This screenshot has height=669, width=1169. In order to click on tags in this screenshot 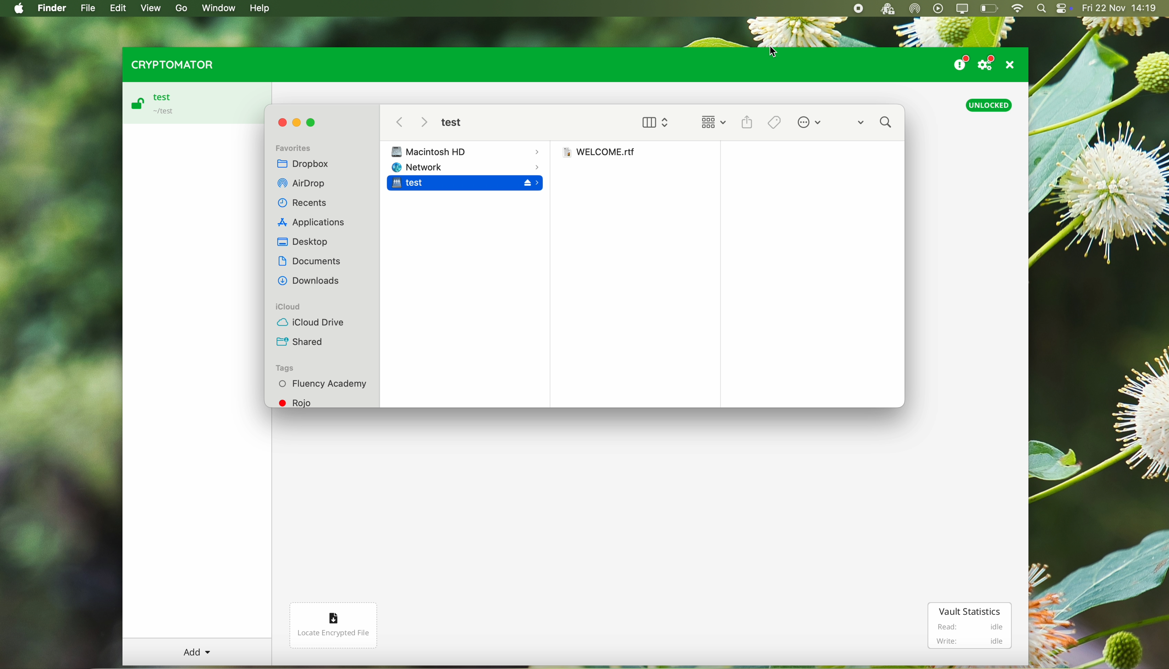, I will do `click(776, 122)`.